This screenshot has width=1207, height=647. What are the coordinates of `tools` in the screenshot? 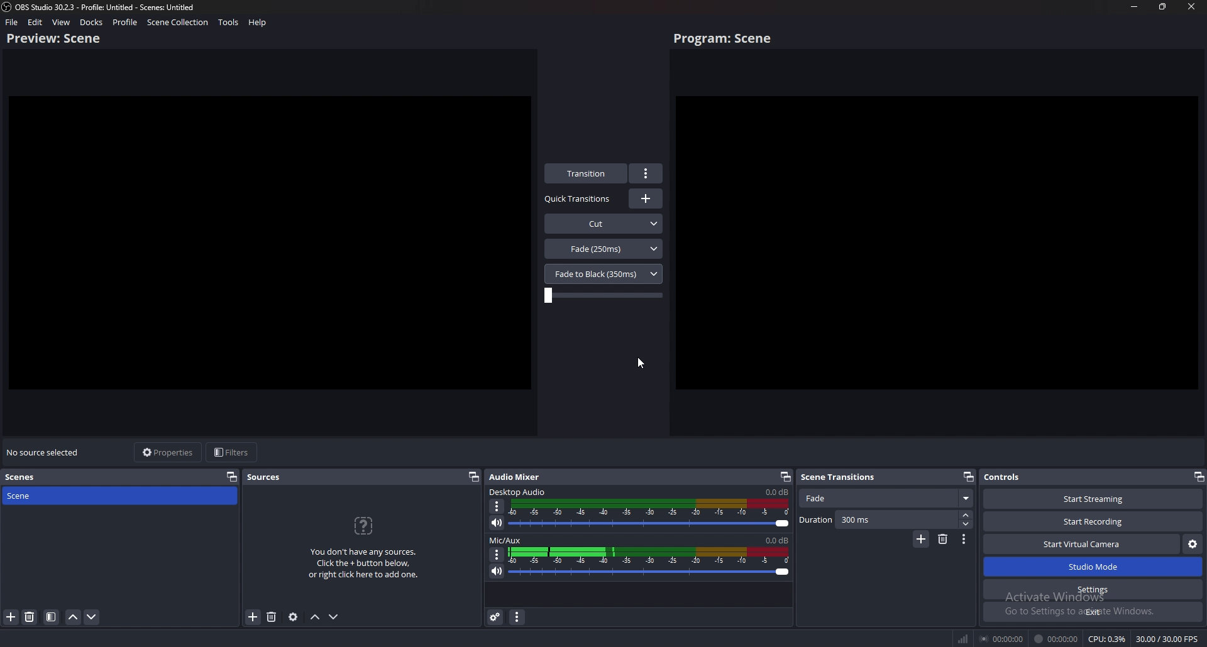 It's located at (228, 23).